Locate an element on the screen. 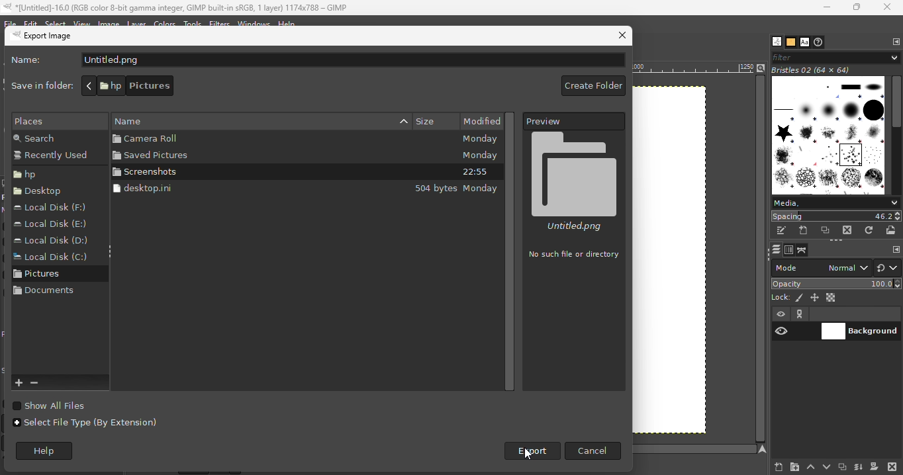 Image resolution: width=903 pixels, height=475 pixels. Untitled.png is located at coordinates (352, 60).